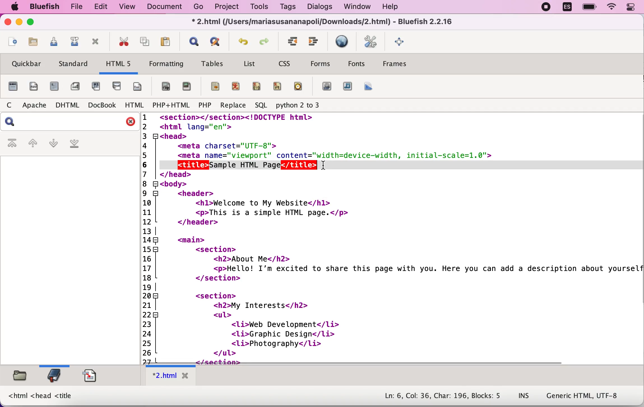 The width and height of the screenshot is (644, 407). Describe the element at coordinates (124, 42) in the screenshot. I see `cut` at that location.